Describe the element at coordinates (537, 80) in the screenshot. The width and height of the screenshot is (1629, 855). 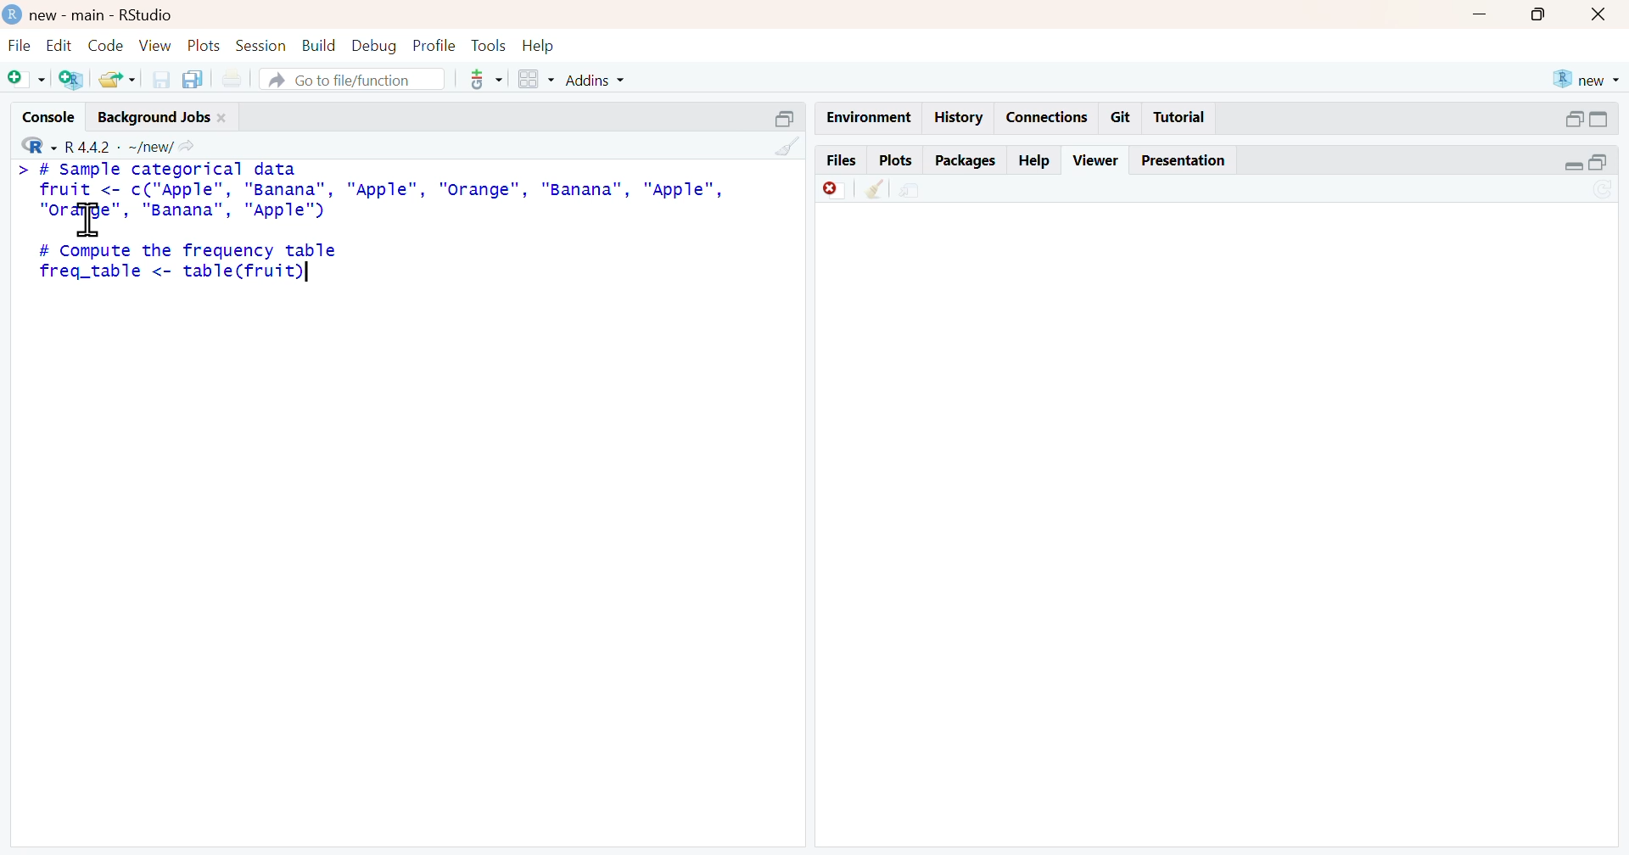
I see `workspace panes` at that location.